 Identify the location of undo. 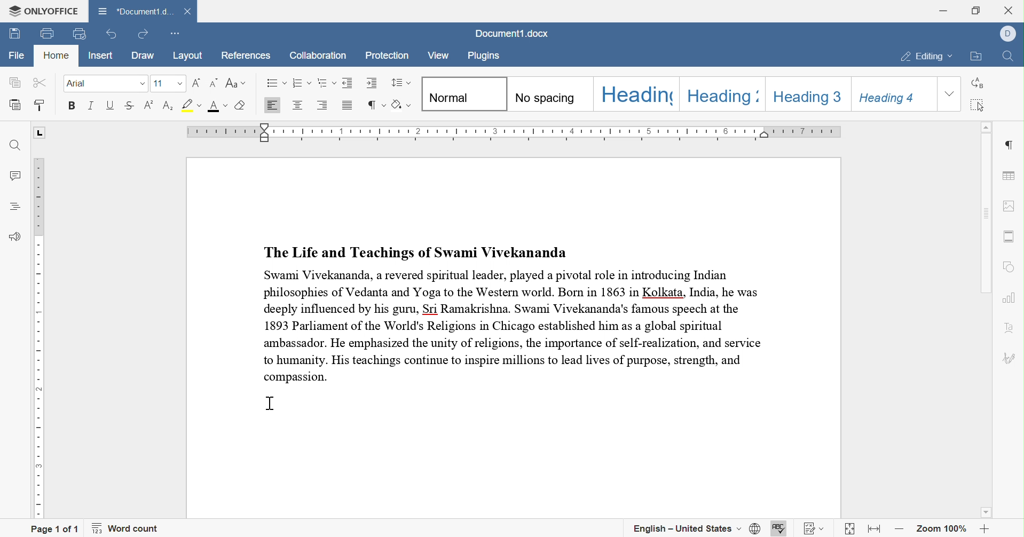
(113, 35).